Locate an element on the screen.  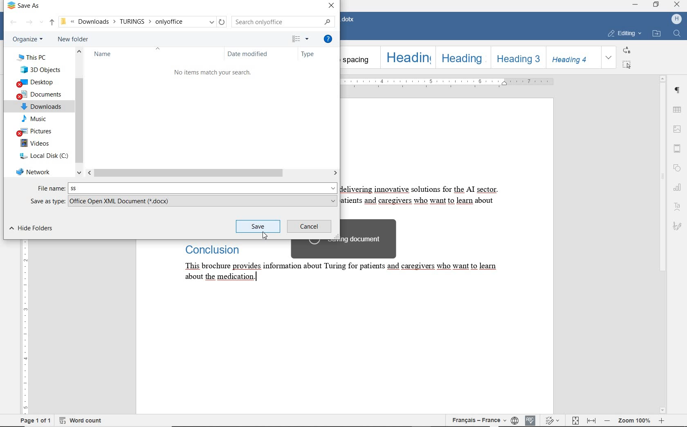
TEXT LANGUAGE is located at coordinates (477, 419).